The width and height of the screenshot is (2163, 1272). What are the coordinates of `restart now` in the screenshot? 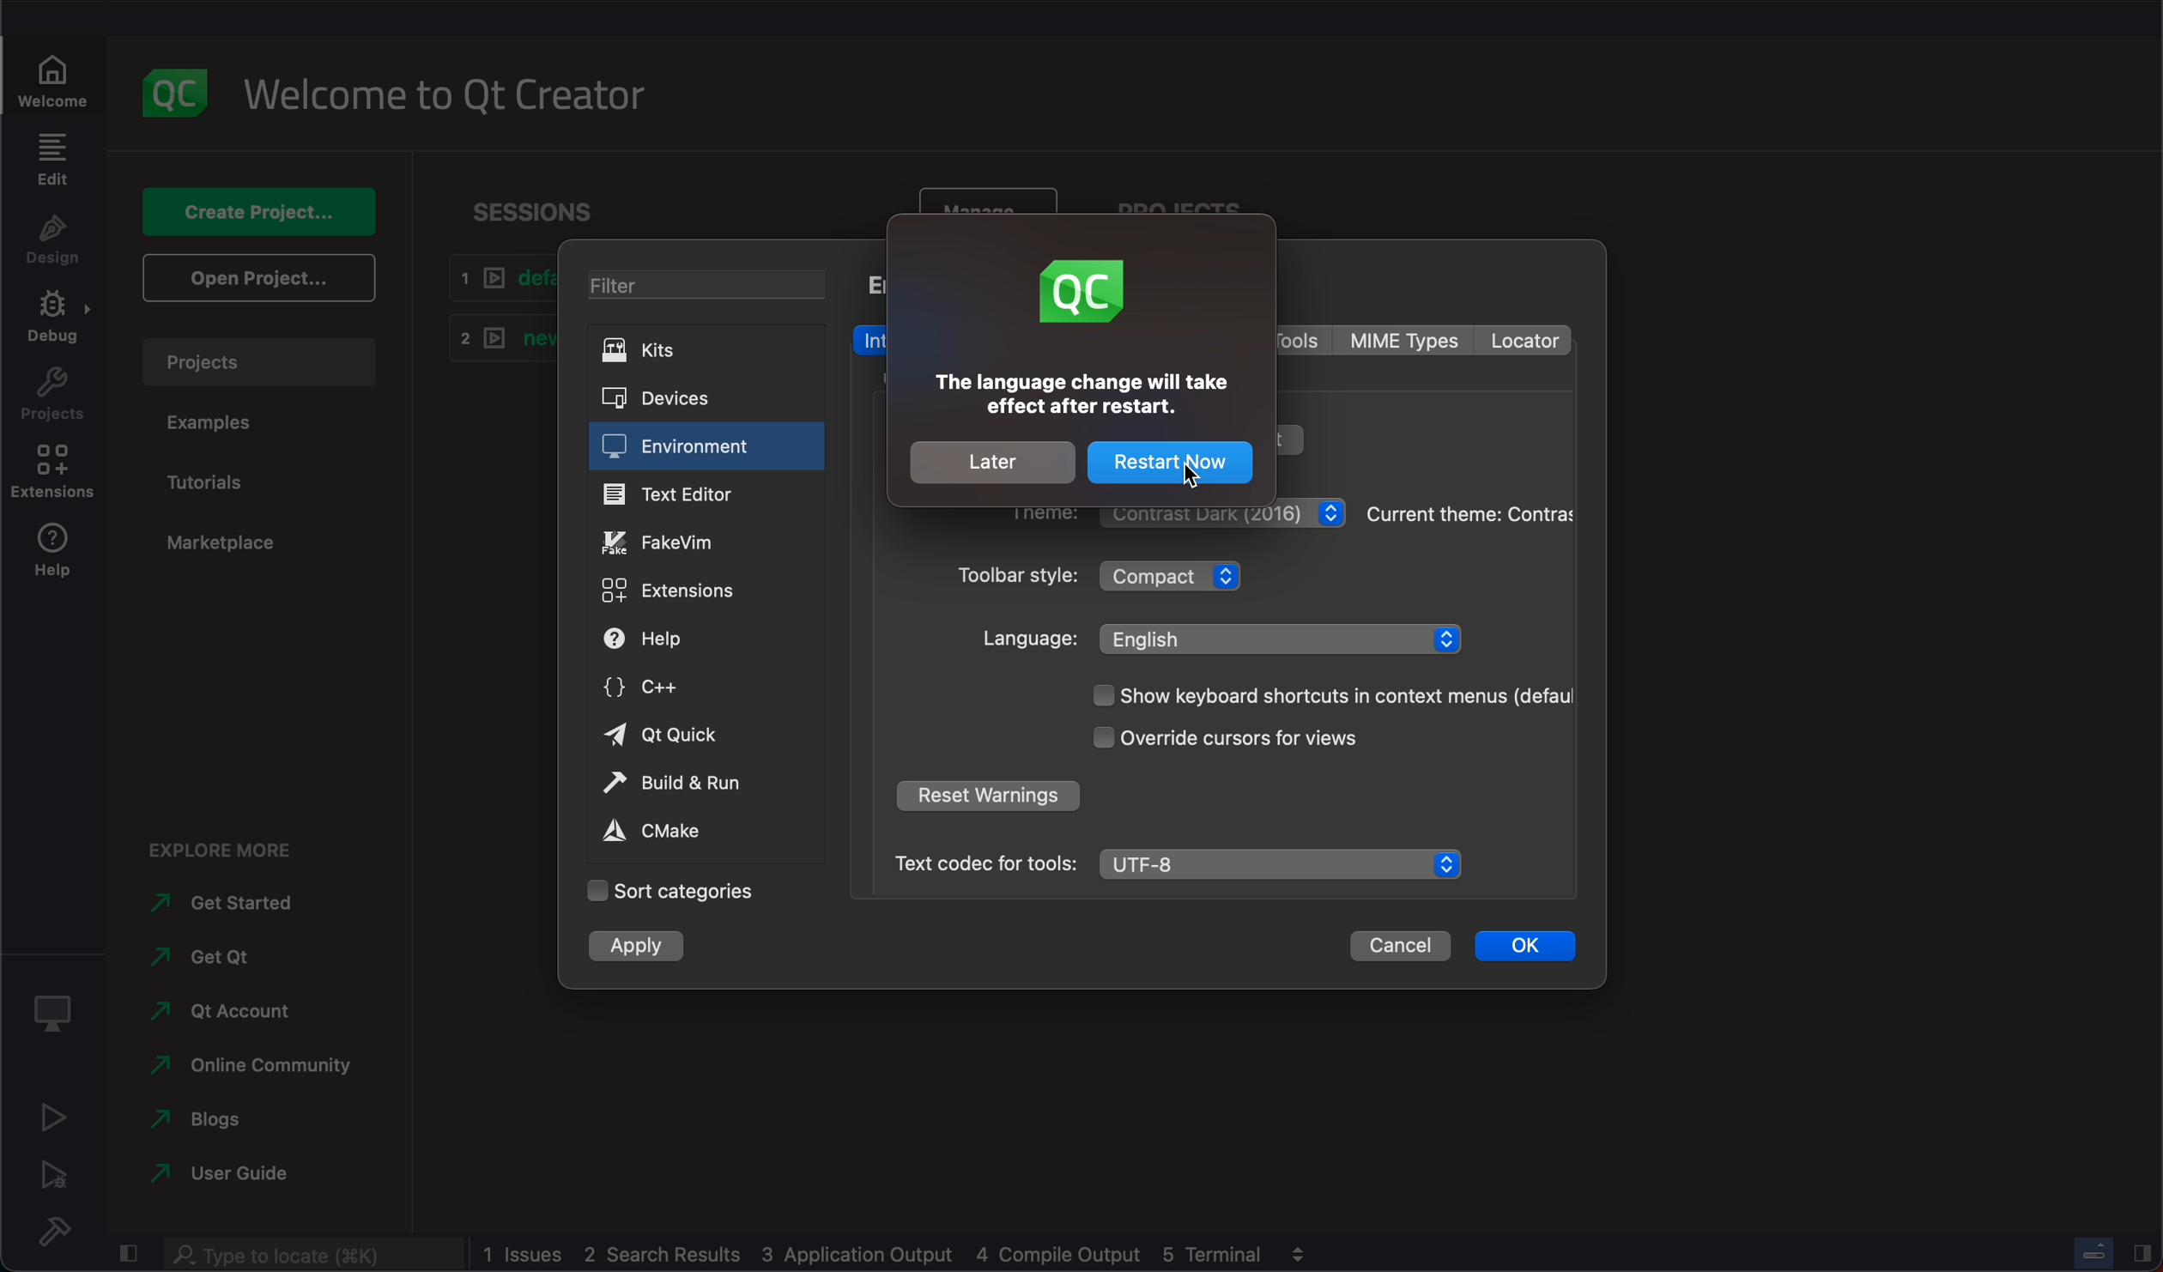 It's located at (1170, 464).